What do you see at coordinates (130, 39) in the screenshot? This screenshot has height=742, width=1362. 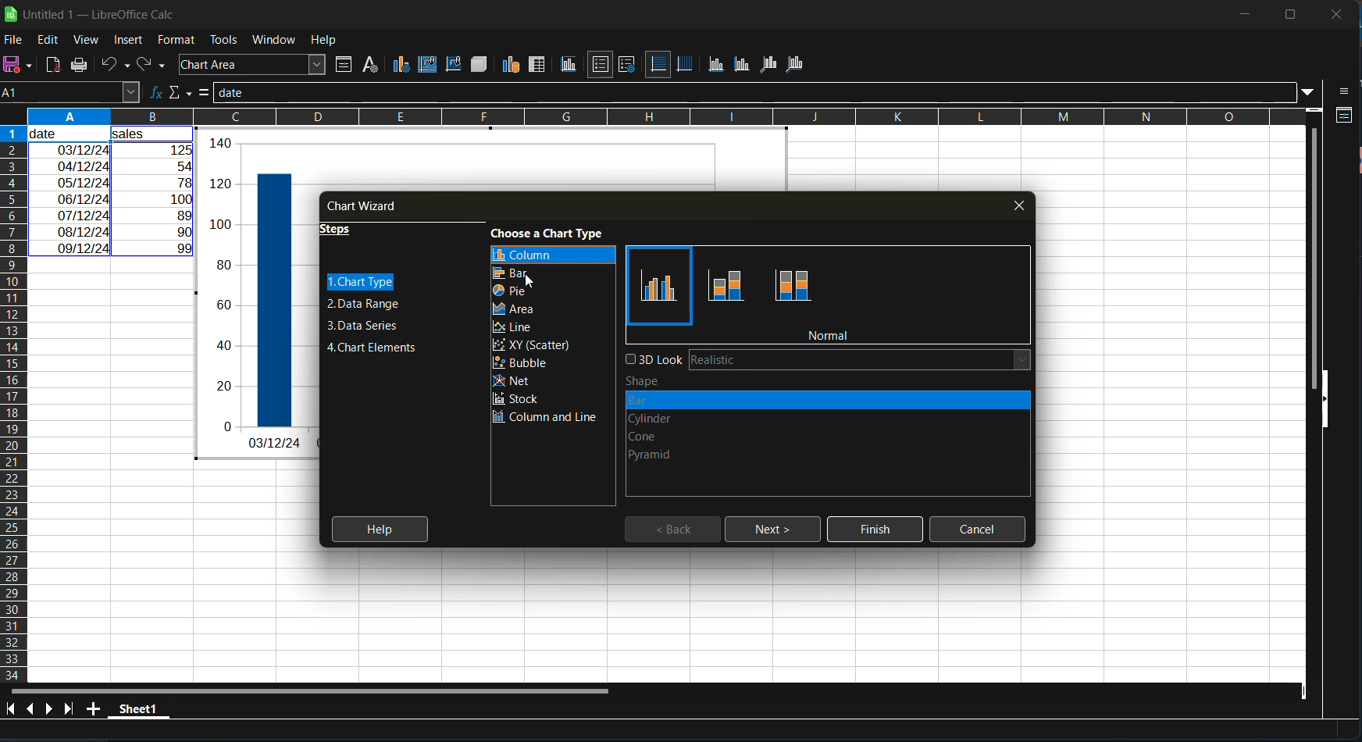 I see `insert` at bounding box center [130, 39].